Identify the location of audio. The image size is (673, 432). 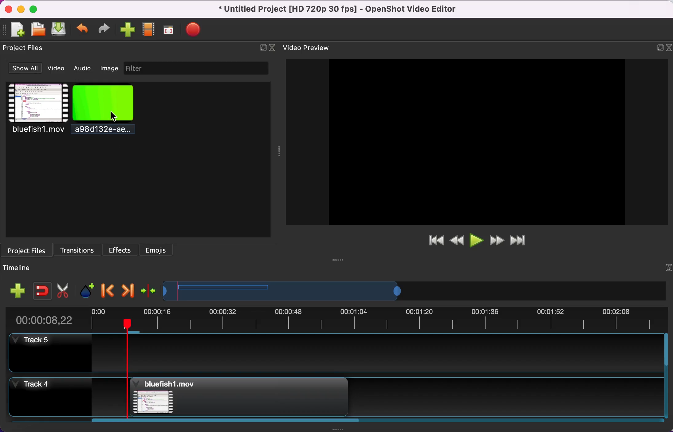
(82, 69).